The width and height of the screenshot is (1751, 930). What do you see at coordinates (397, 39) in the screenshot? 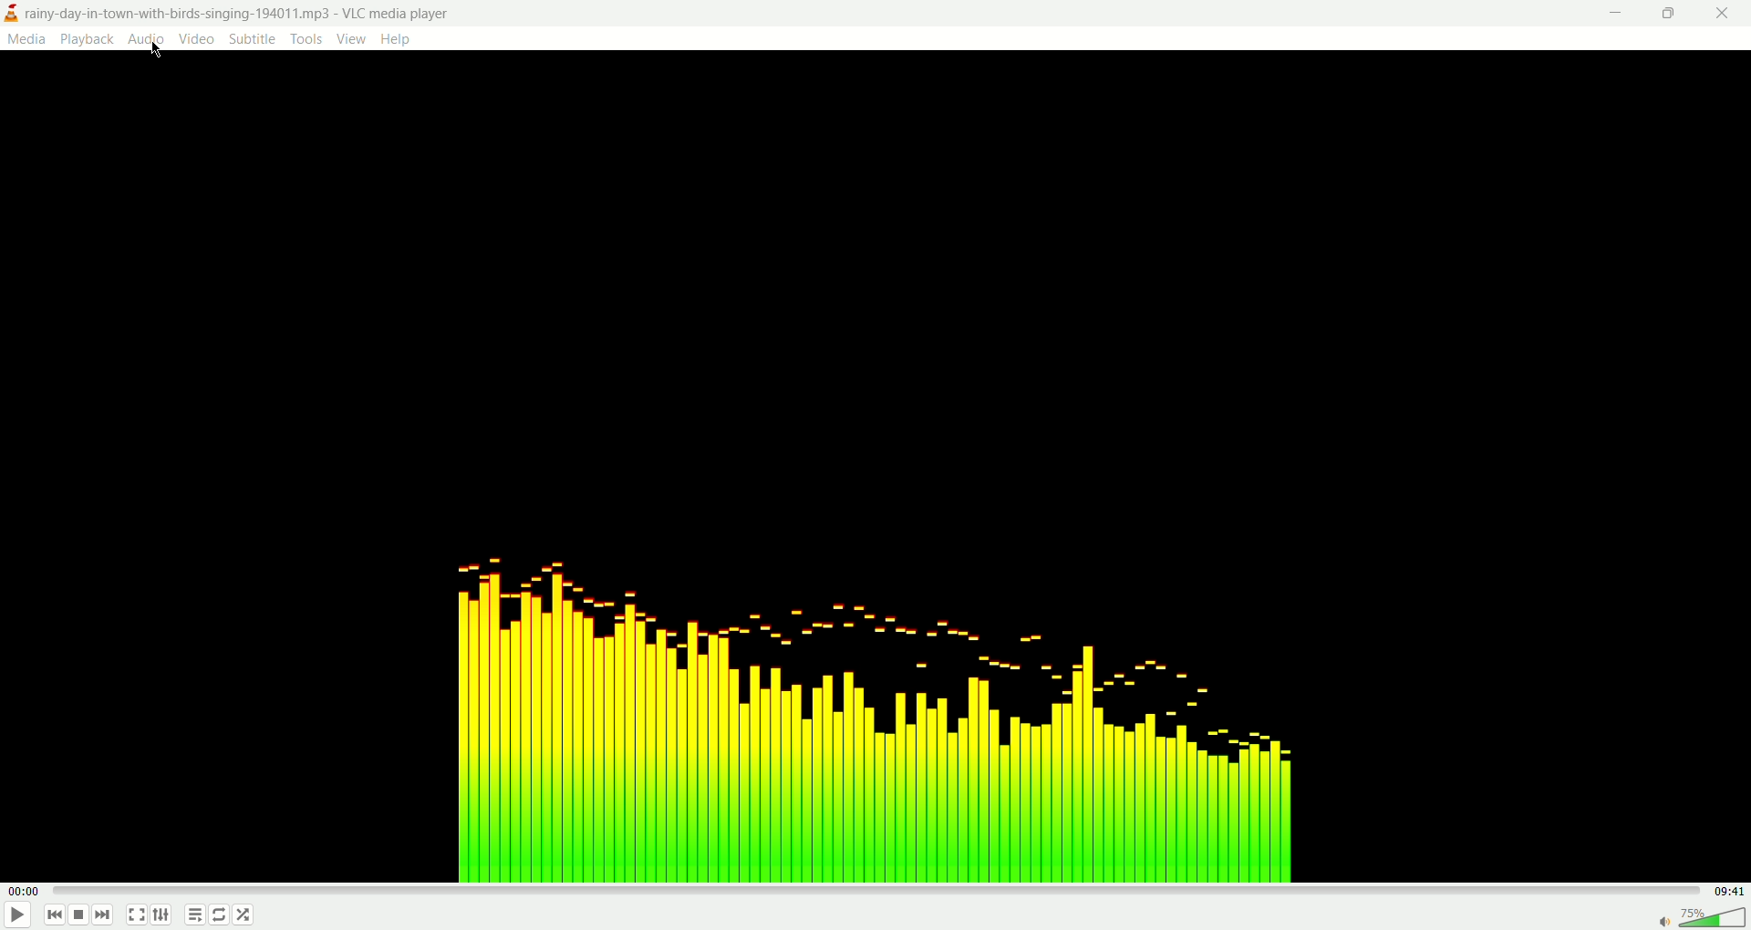
I see `help` at bounding box center [397, 39].